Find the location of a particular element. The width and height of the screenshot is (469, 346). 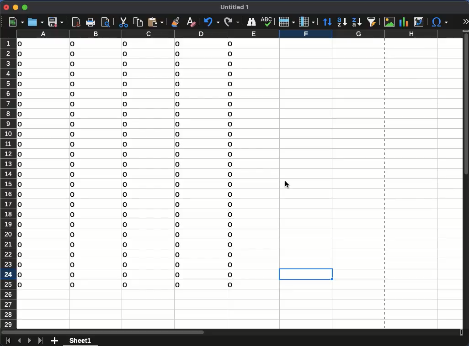

finder is located at coordinates (251, 21).